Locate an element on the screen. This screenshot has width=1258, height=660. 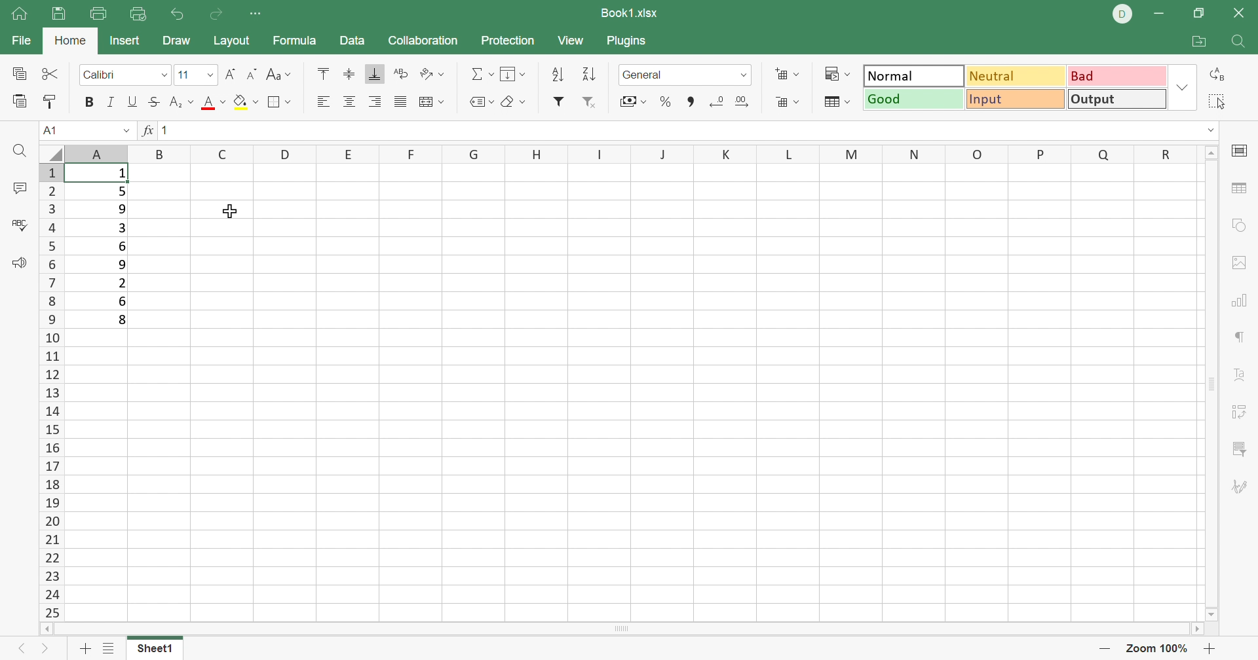
Copy style is located at coordinates (50, 100).